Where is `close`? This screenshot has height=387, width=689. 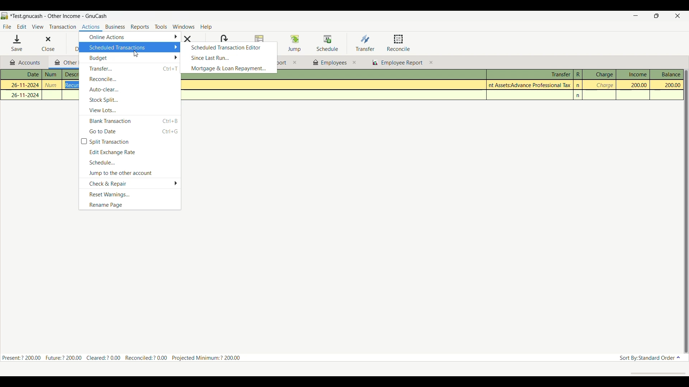 close is located at coordinates (354, 62).